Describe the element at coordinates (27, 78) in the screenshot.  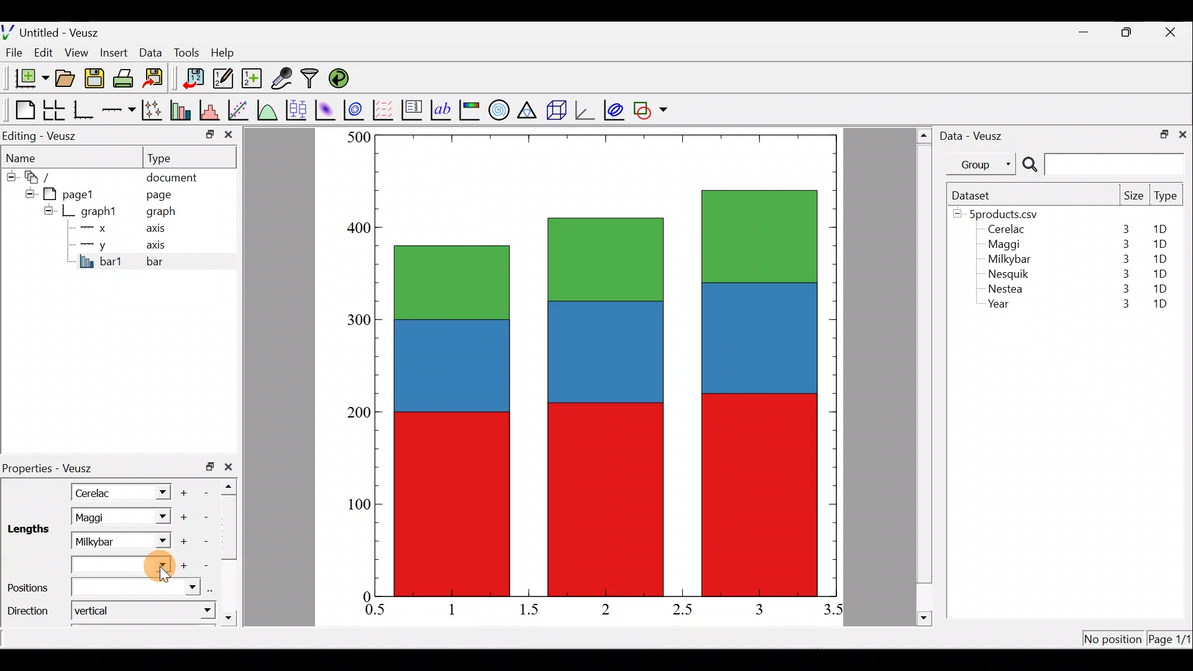
I see `New document` at that location.